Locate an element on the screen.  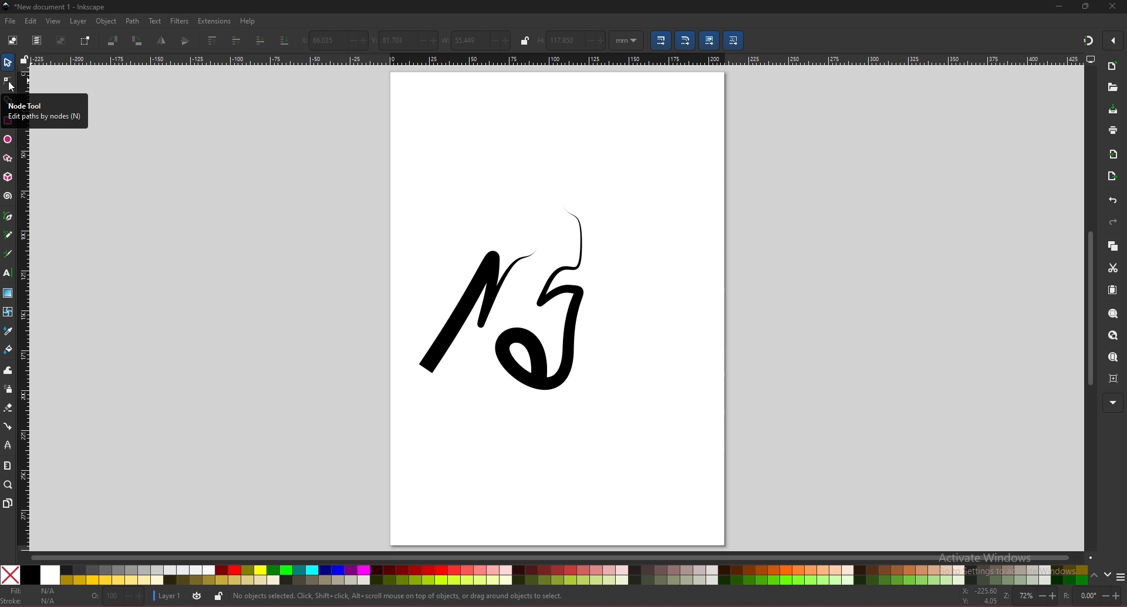
redo is located at coordinates (1113, 222).